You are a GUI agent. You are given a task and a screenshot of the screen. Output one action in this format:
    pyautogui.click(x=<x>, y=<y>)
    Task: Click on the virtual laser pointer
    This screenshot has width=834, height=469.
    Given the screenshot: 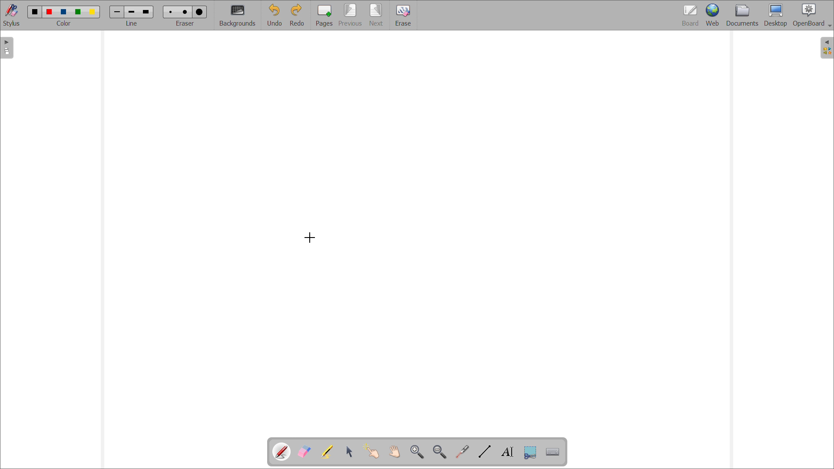 What is the action you would take?
    pyautogui.click(x=463, y=451)
    